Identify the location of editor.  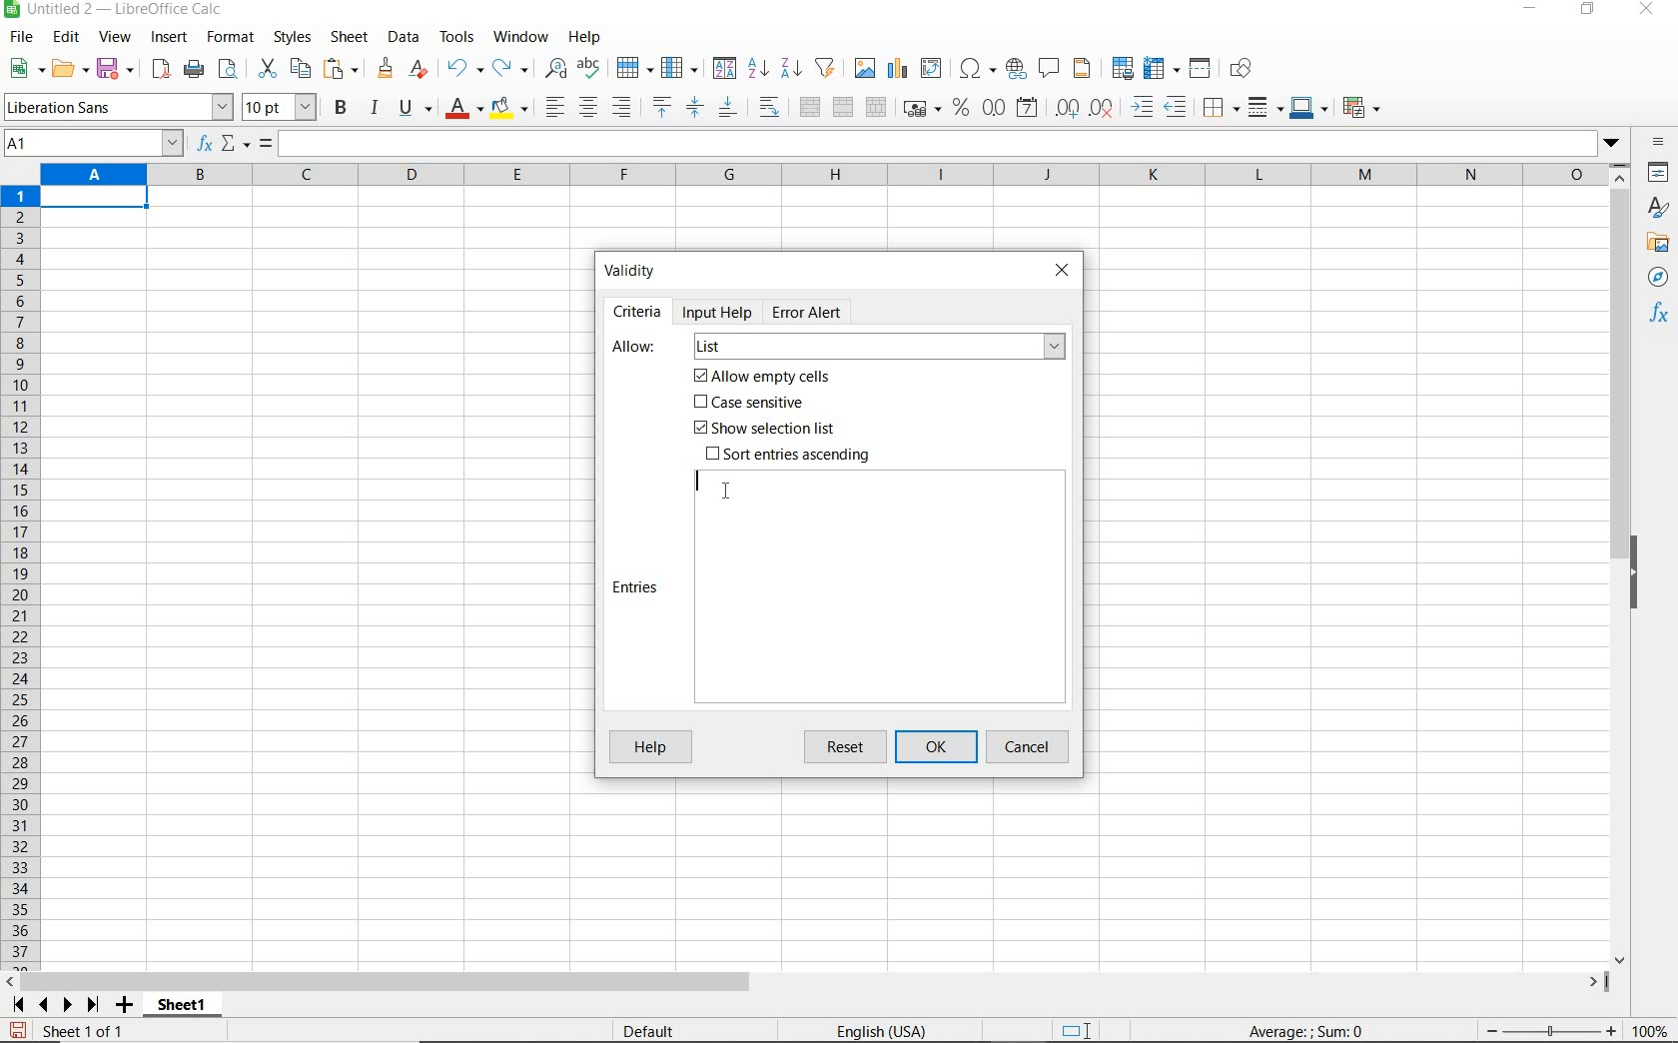
(695, 483).